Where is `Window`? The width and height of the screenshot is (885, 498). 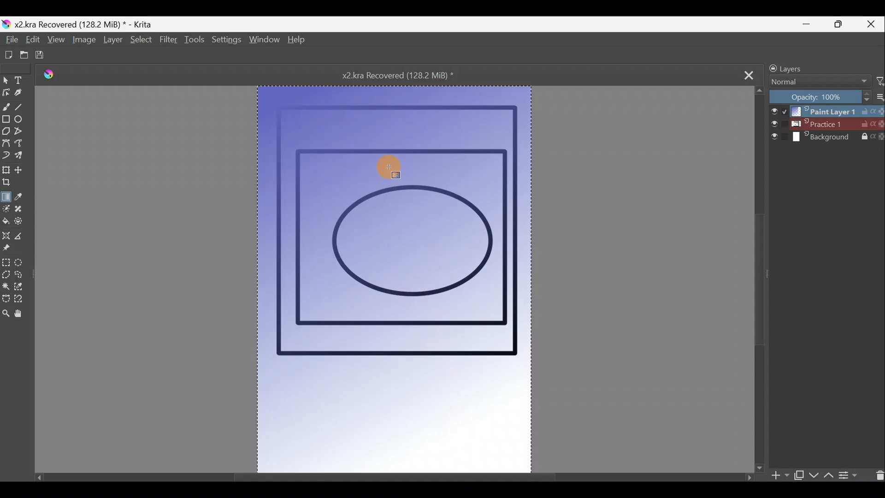 Window is located at coordinates (265, 41).